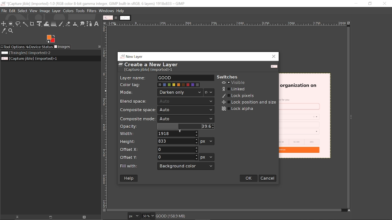  I want to click on Crop text, so click(32, 24).